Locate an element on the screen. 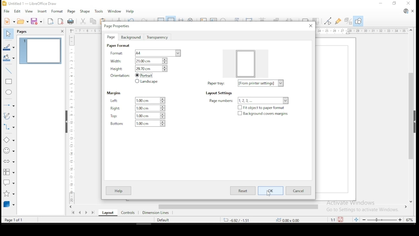  align objects is located at coordinates (264, 19).